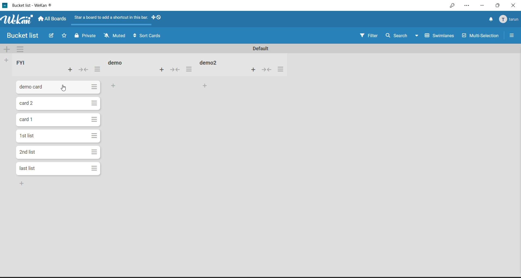  Describe the element at coordinates (261, 48) in the screenshot. I see `swimlane title` at that location.